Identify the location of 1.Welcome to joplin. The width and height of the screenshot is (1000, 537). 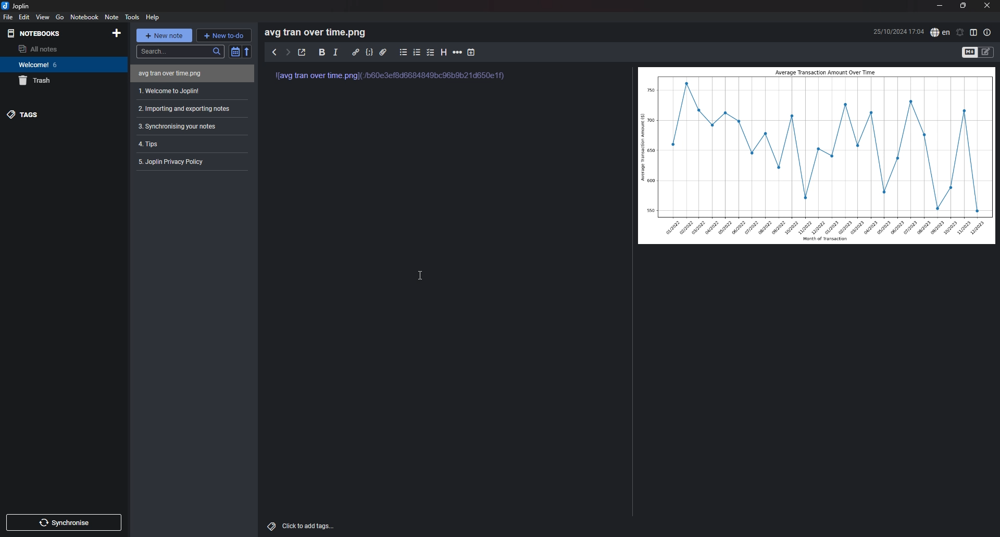
(190, 92).